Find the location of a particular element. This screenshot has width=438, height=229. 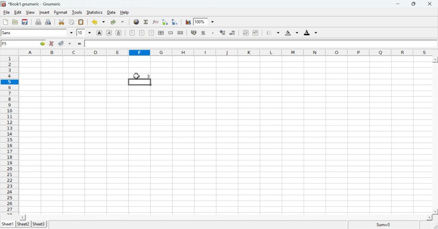

Underline is located at coordinates (119, 33).